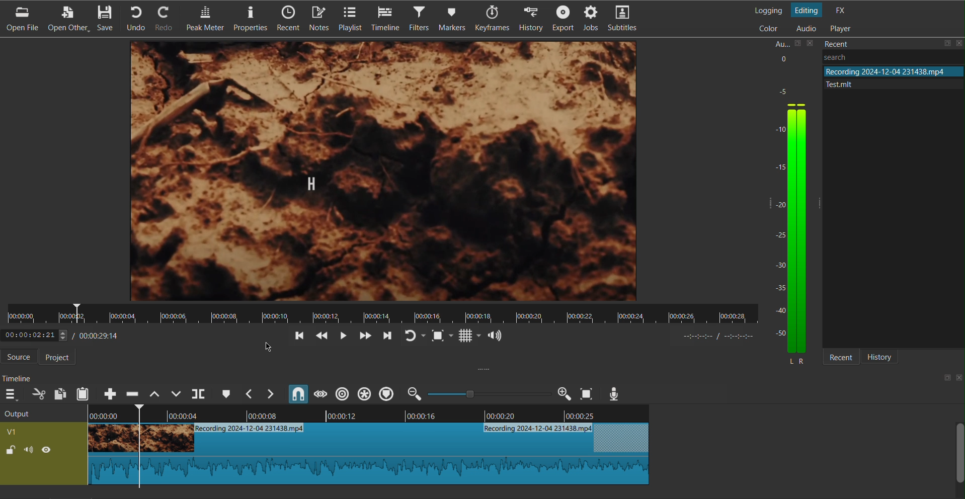 This screenshot has width=965, height=499. I want to click on Previous Marker, so click(250, 393).